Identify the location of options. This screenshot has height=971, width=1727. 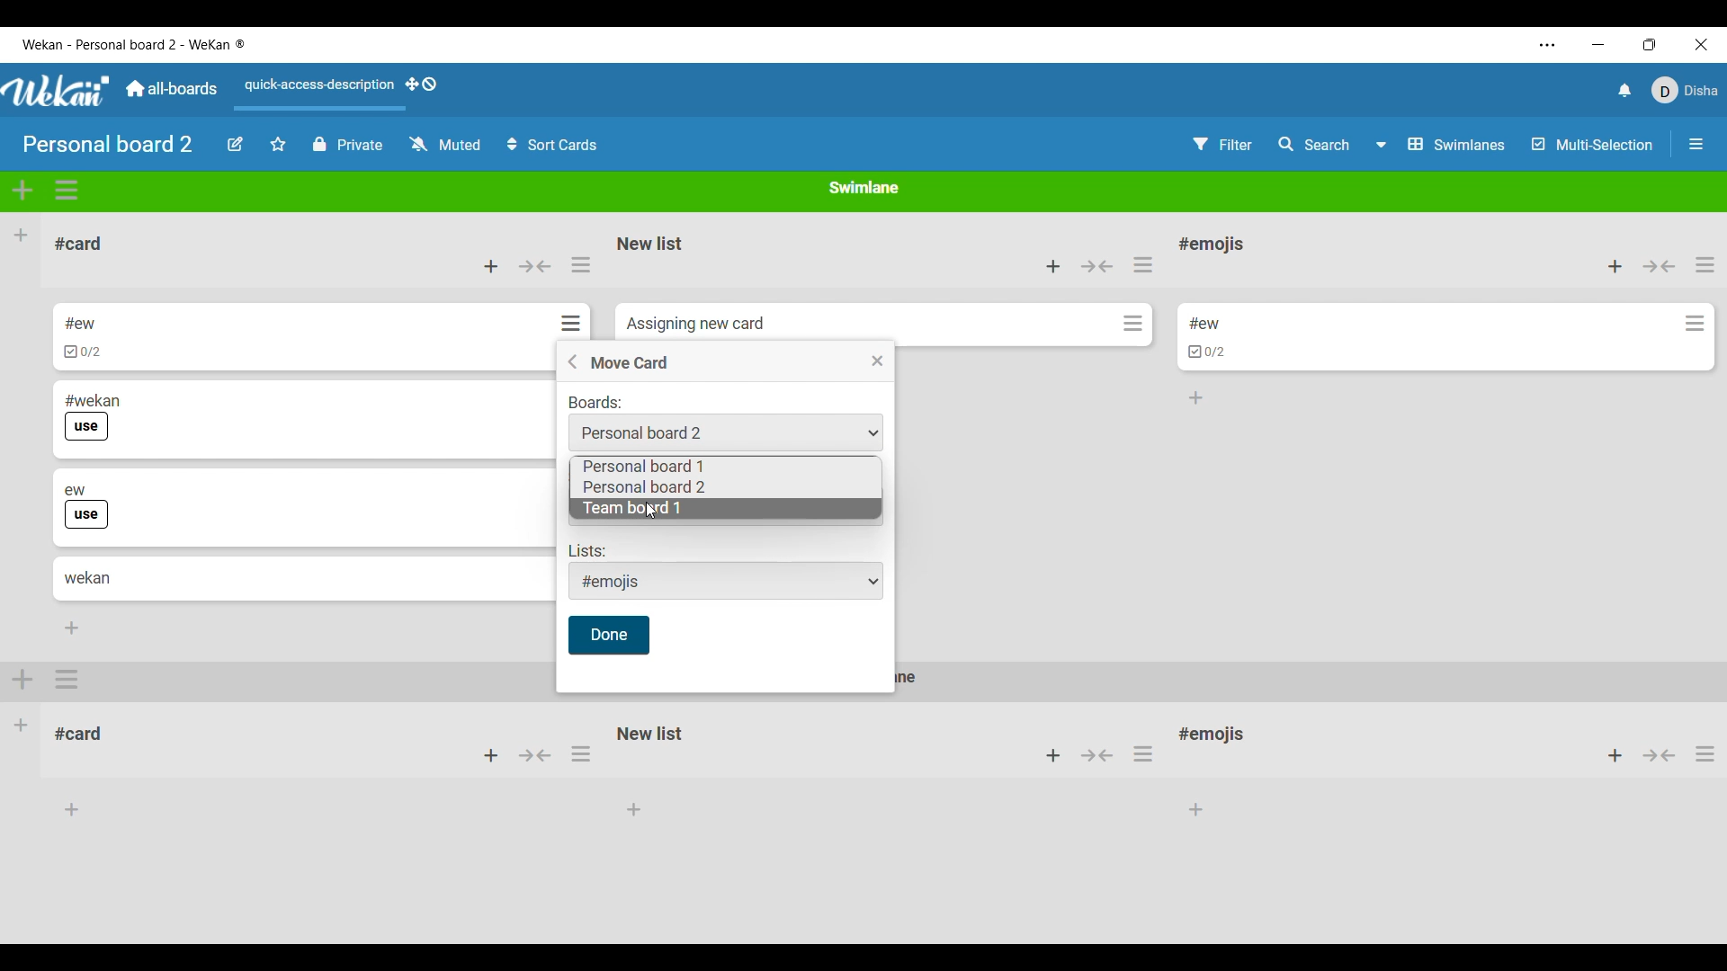
(69, 680).